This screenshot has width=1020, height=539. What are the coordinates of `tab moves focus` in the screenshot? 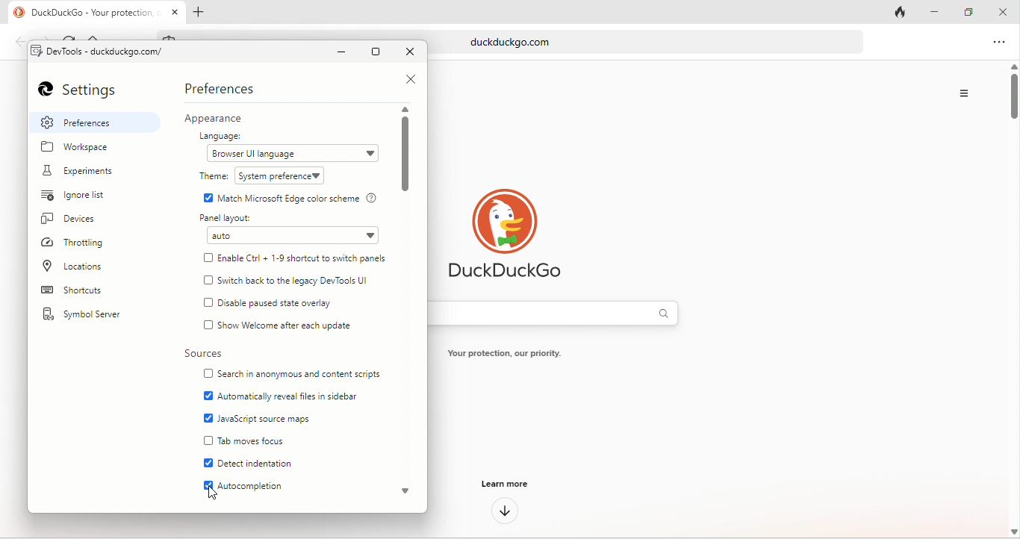 It's located at (255, 440).